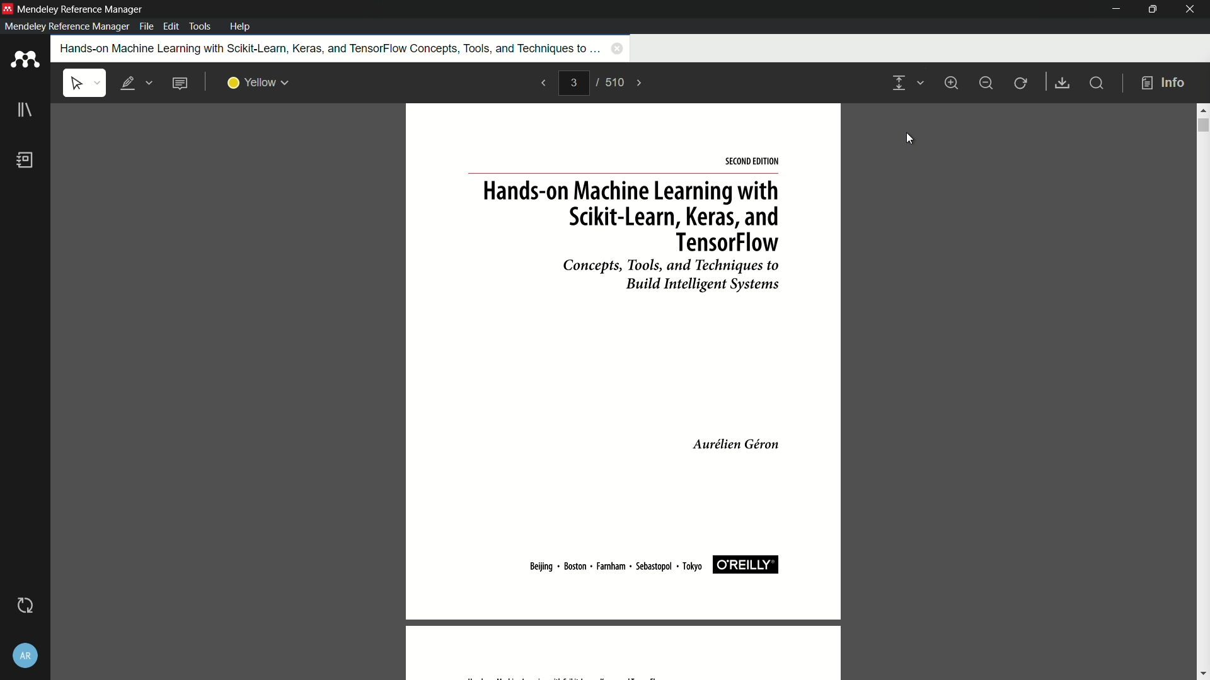 Image resolution: width=1210 pixels, height=680 pixels. What do you see at coordinates (954, 83) in the screenshot?
I see `zoom in` at bounding box center [954, 83].